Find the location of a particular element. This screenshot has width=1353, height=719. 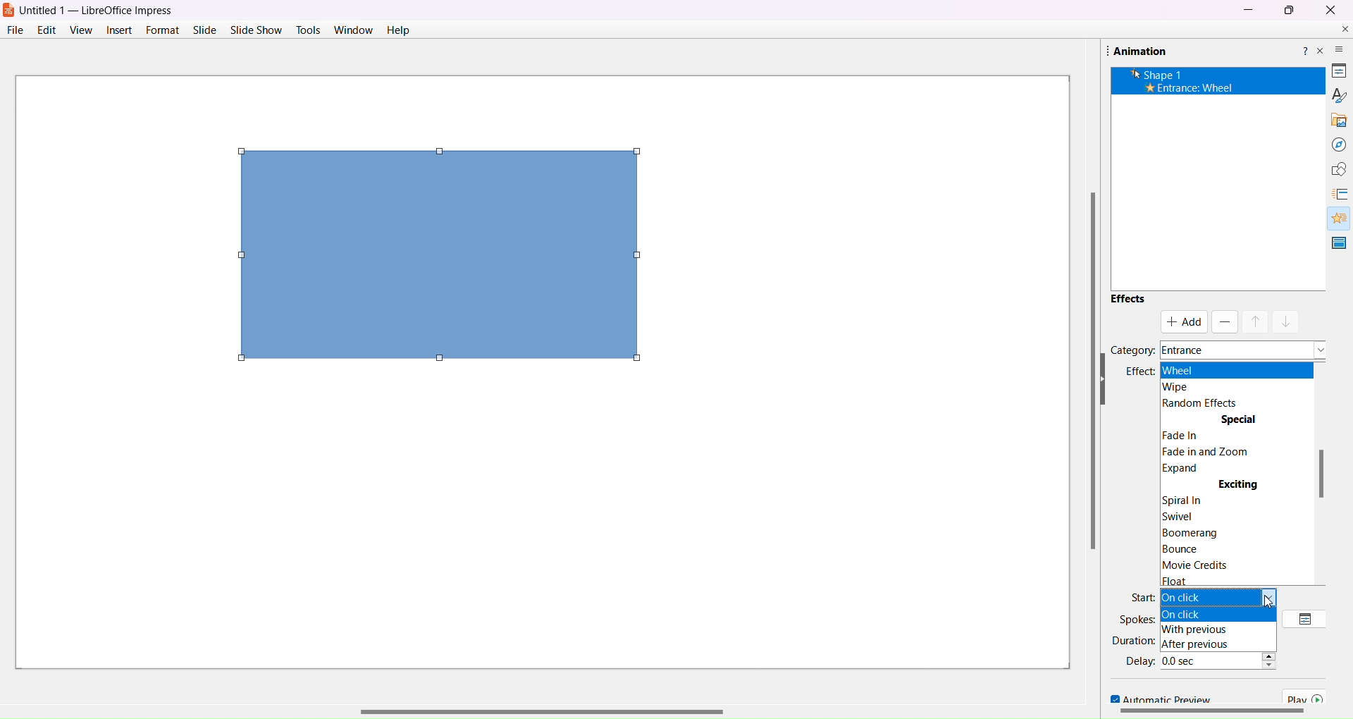

Help is located at coordinates (1303, 48).